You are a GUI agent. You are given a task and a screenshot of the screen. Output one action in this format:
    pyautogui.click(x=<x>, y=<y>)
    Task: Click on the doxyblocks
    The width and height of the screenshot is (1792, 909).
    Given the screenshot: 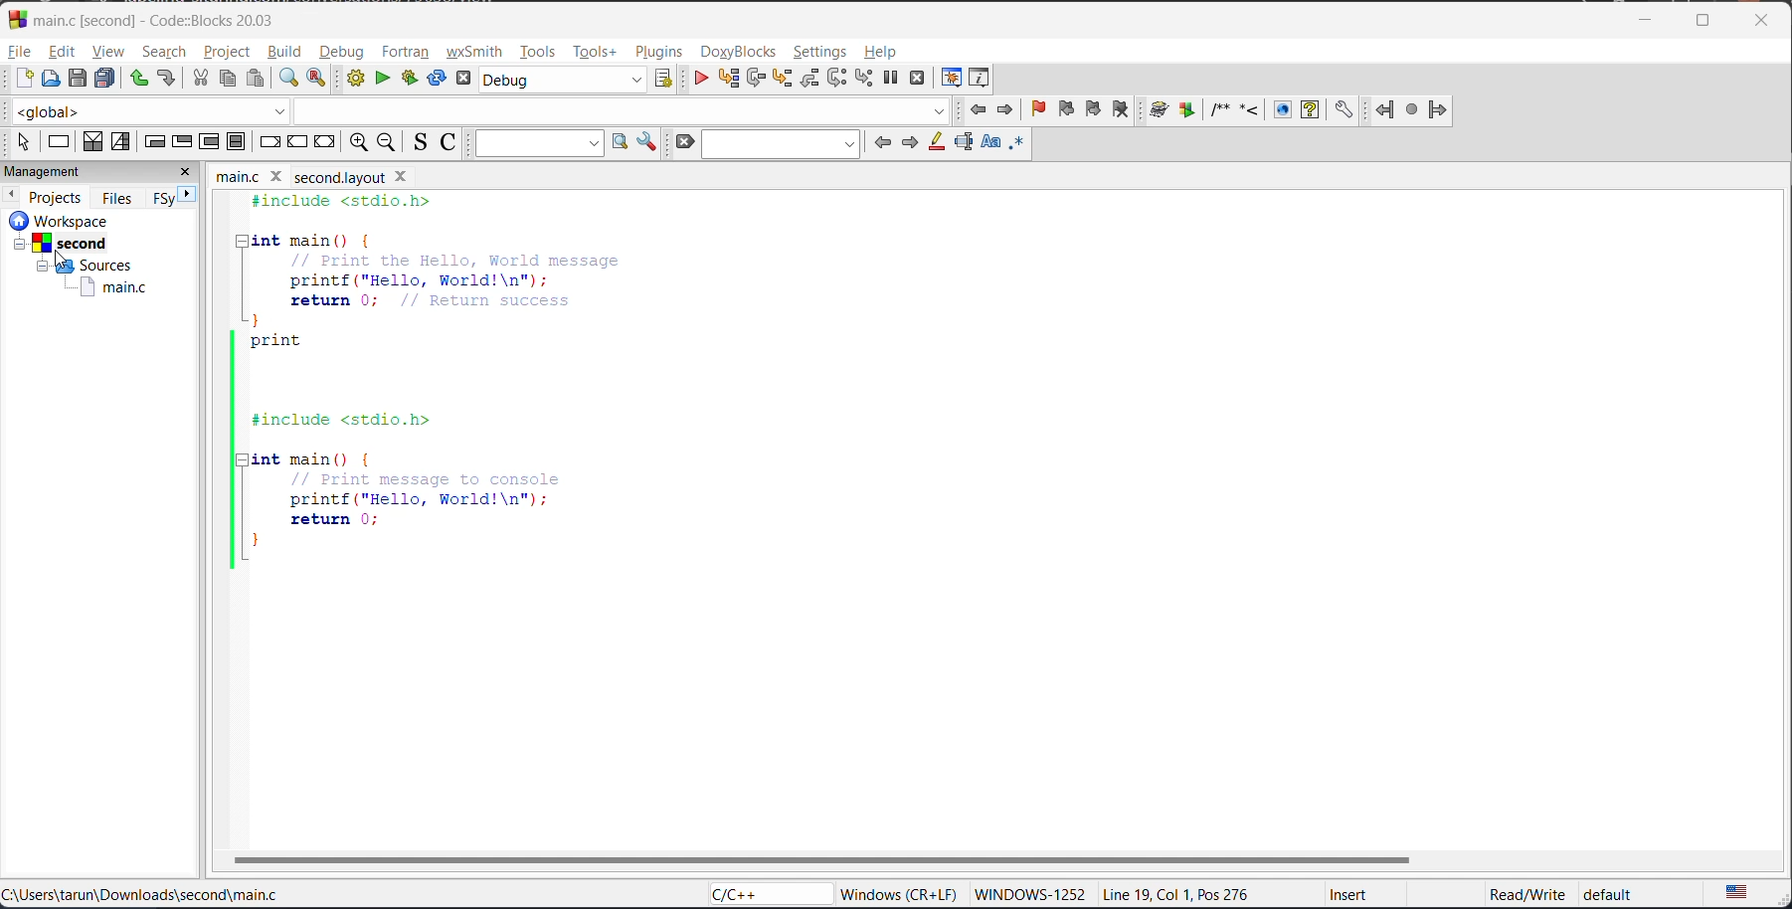 What is the action you would take?
    pyautogui.click(x=1252, y=109)
    